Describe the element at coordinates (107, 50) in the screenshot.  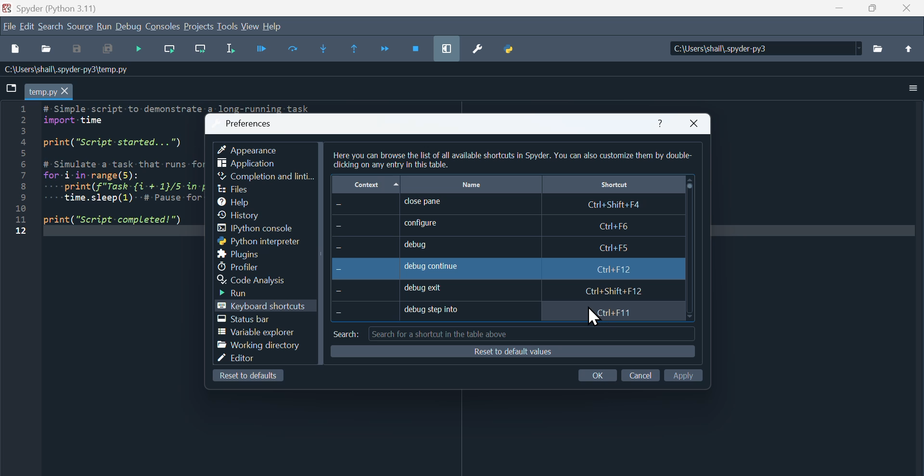
I see `save all` at that location.